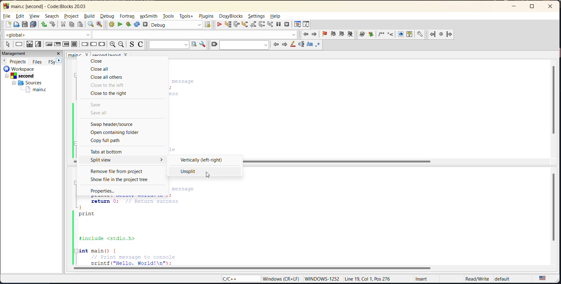 The image size is (561, 284). I want to click on continue instruction, so click(92, 44).